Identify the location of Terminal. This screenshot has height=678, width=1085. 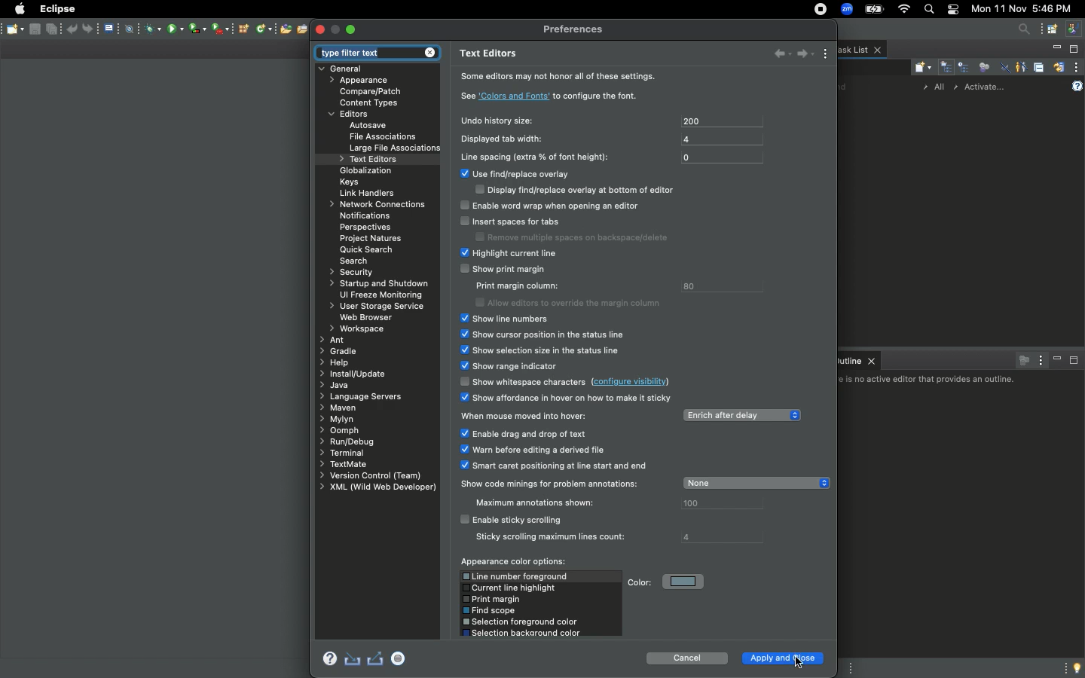
(342, 451).